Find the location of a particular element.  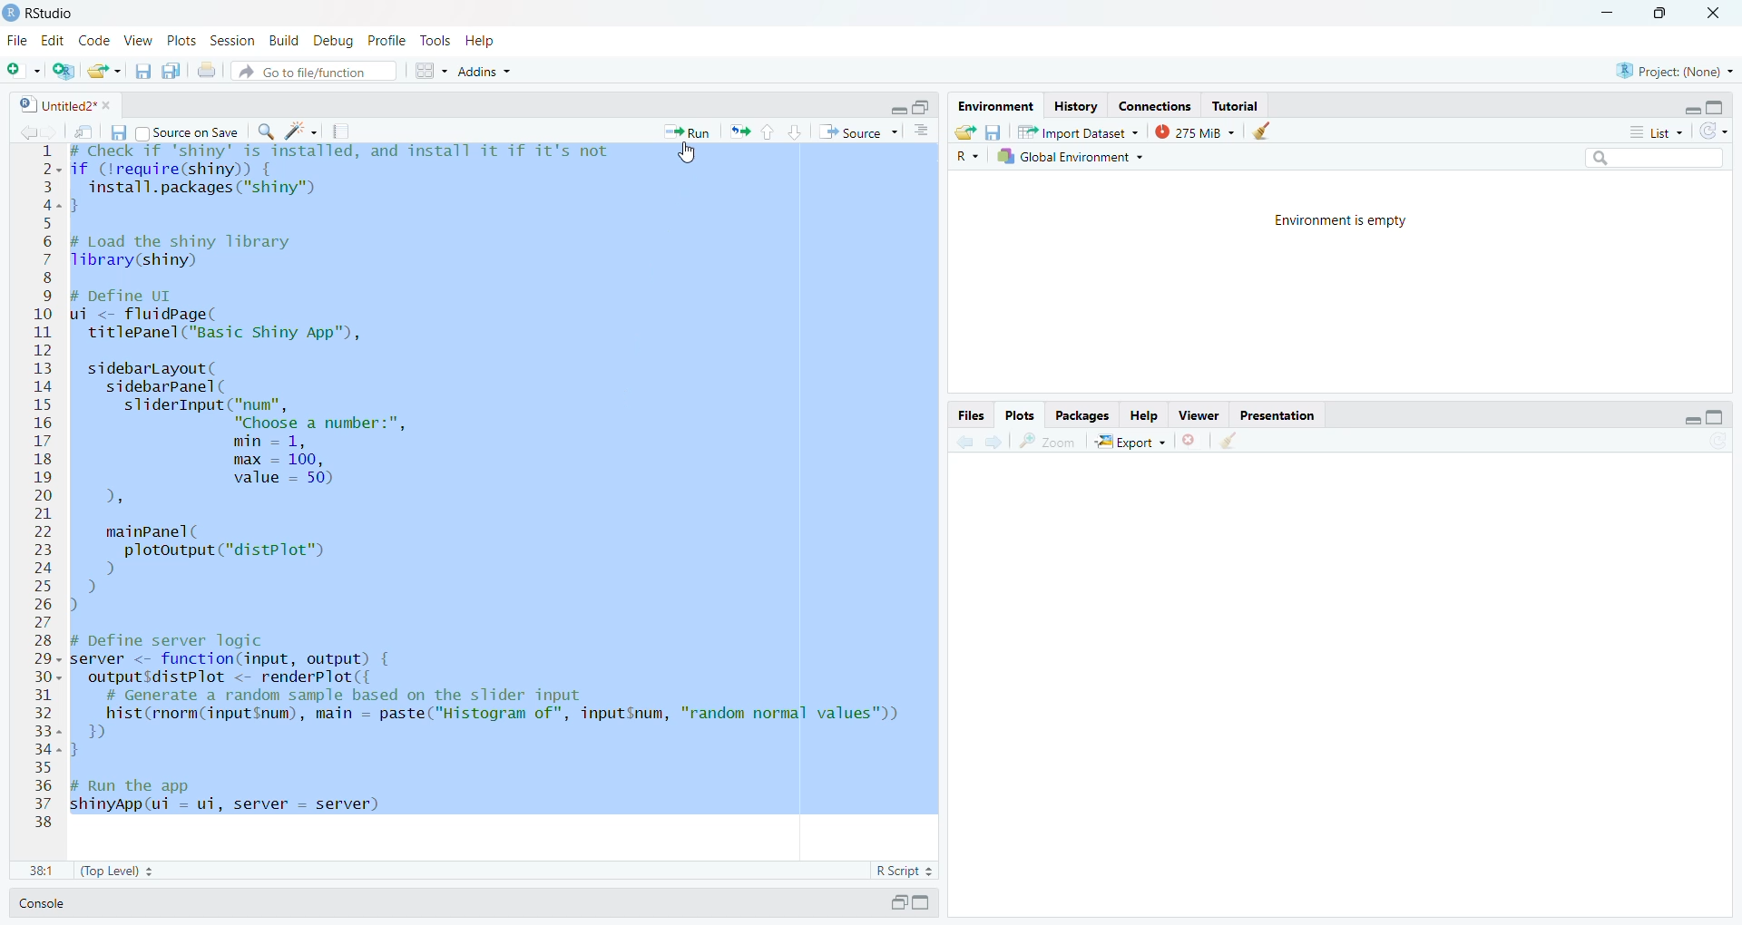

minimize is located at coordinates (897, 110).